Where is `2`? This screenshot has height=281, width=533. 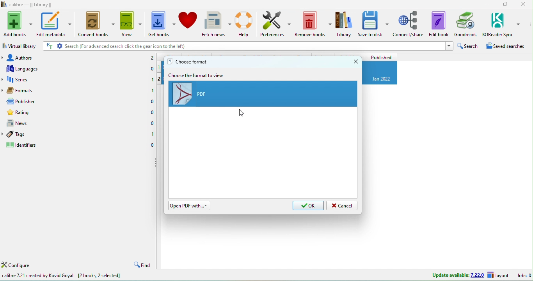 2 is located at coordinates (152, 58).